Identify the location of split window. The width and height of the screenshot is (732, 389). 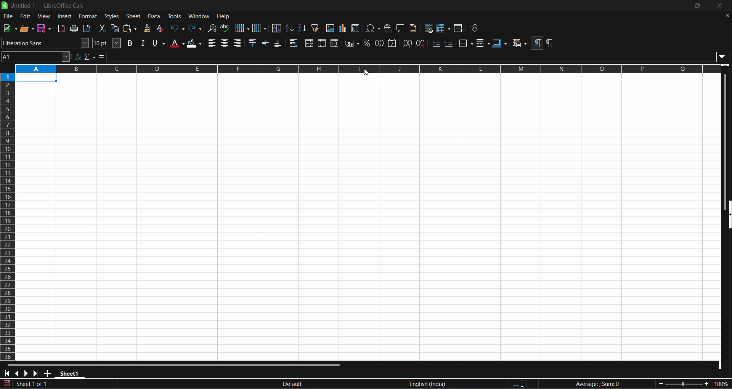
(458, 28).